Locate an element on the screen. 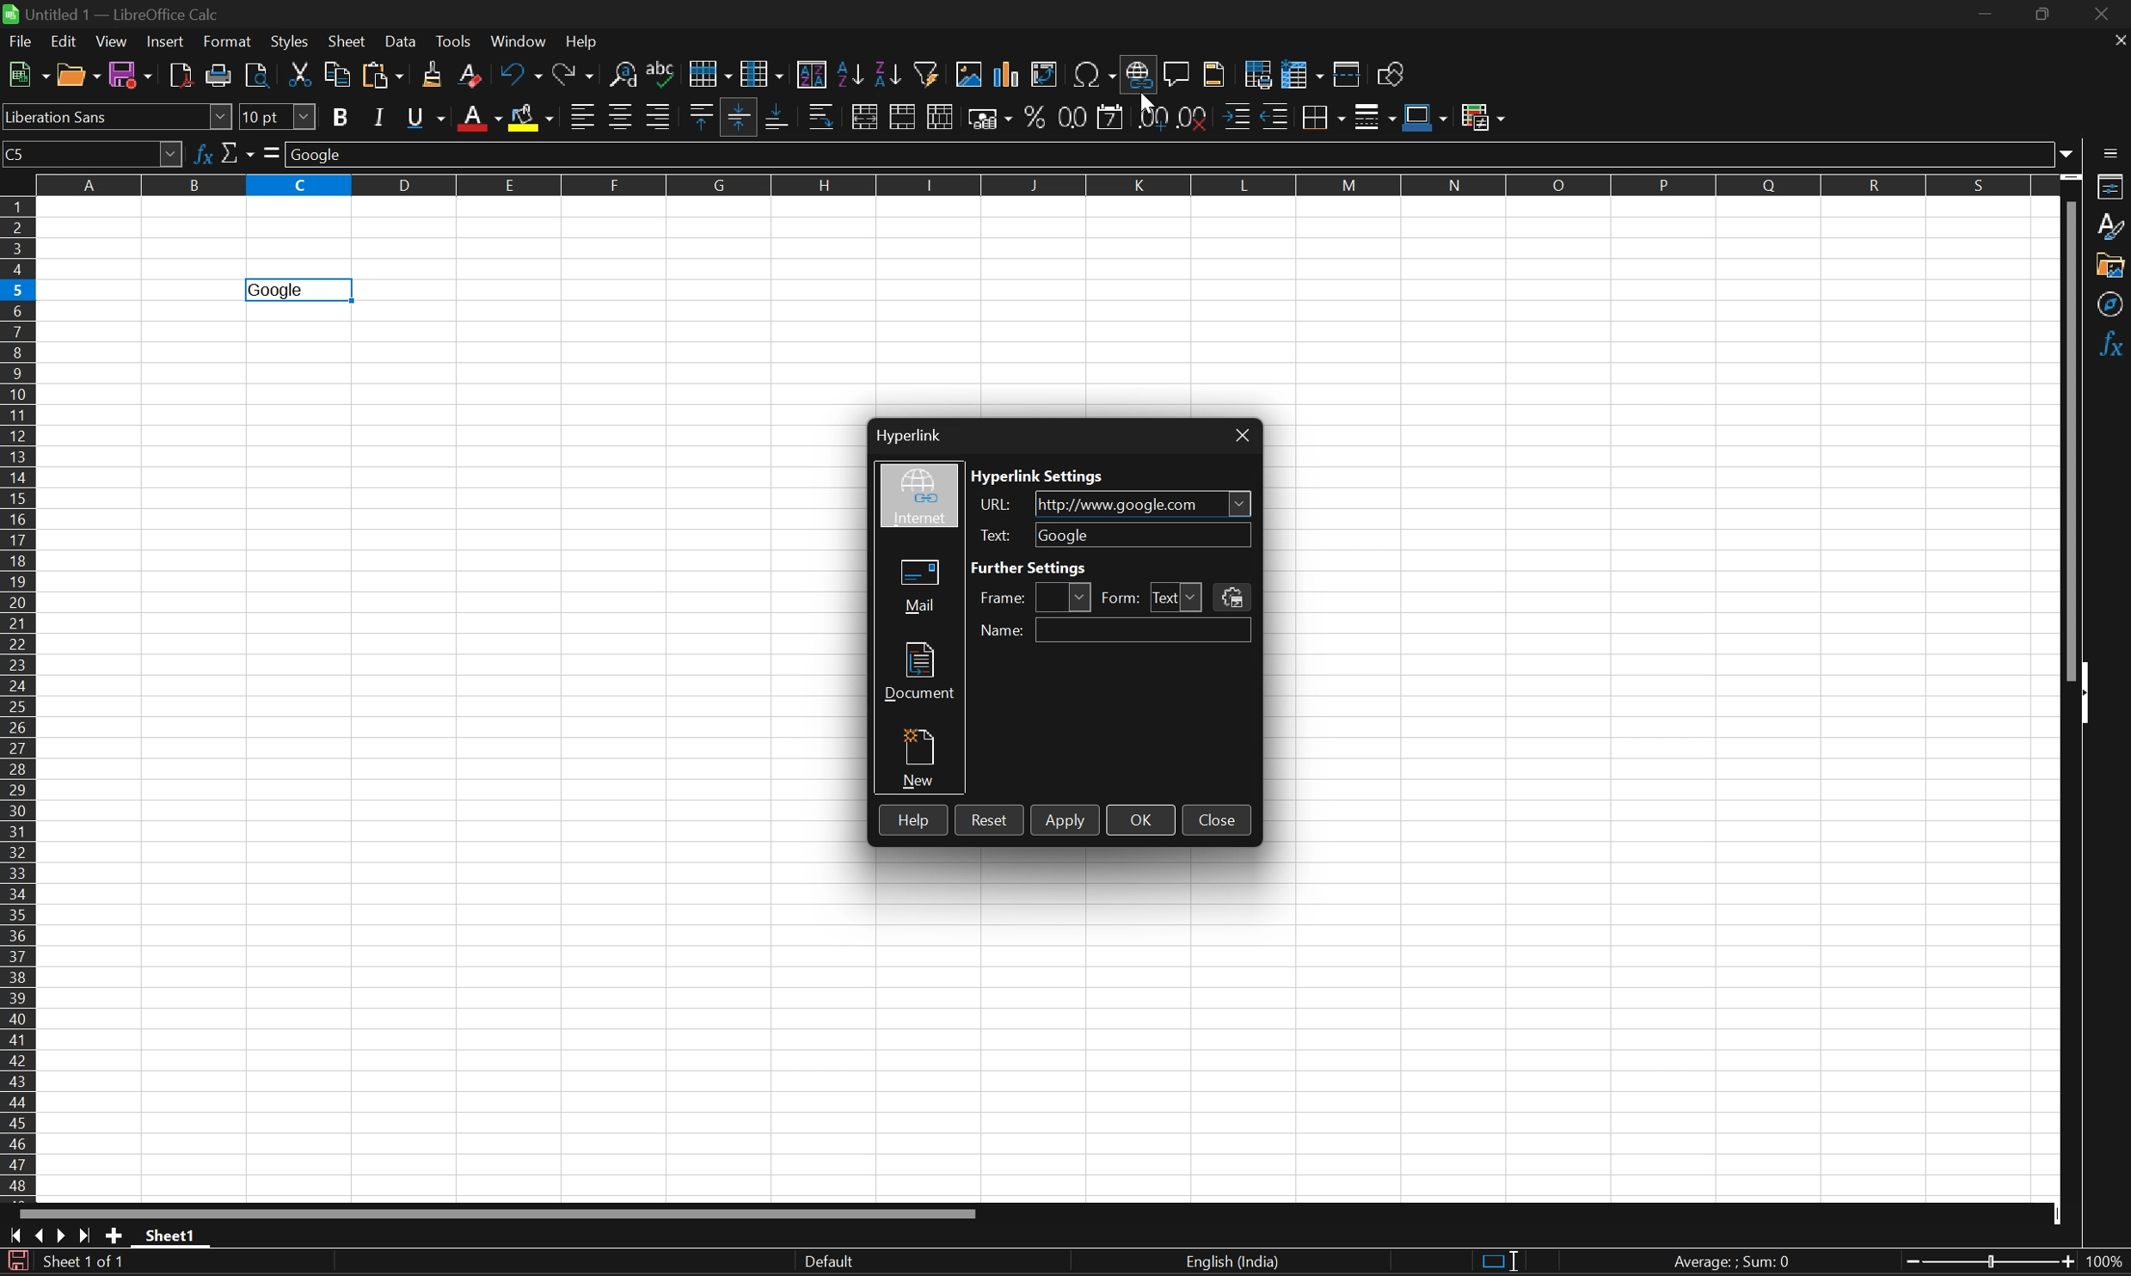 The image size is (2131, 1276). Paste is located at coordinates (382, 77).